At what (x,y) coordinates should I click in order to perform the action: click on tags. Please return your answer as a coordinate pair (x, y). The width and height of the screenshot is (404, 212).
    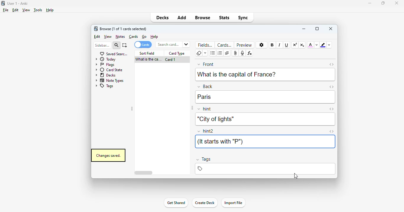
    Looking at the image, I should click on (265, 169).